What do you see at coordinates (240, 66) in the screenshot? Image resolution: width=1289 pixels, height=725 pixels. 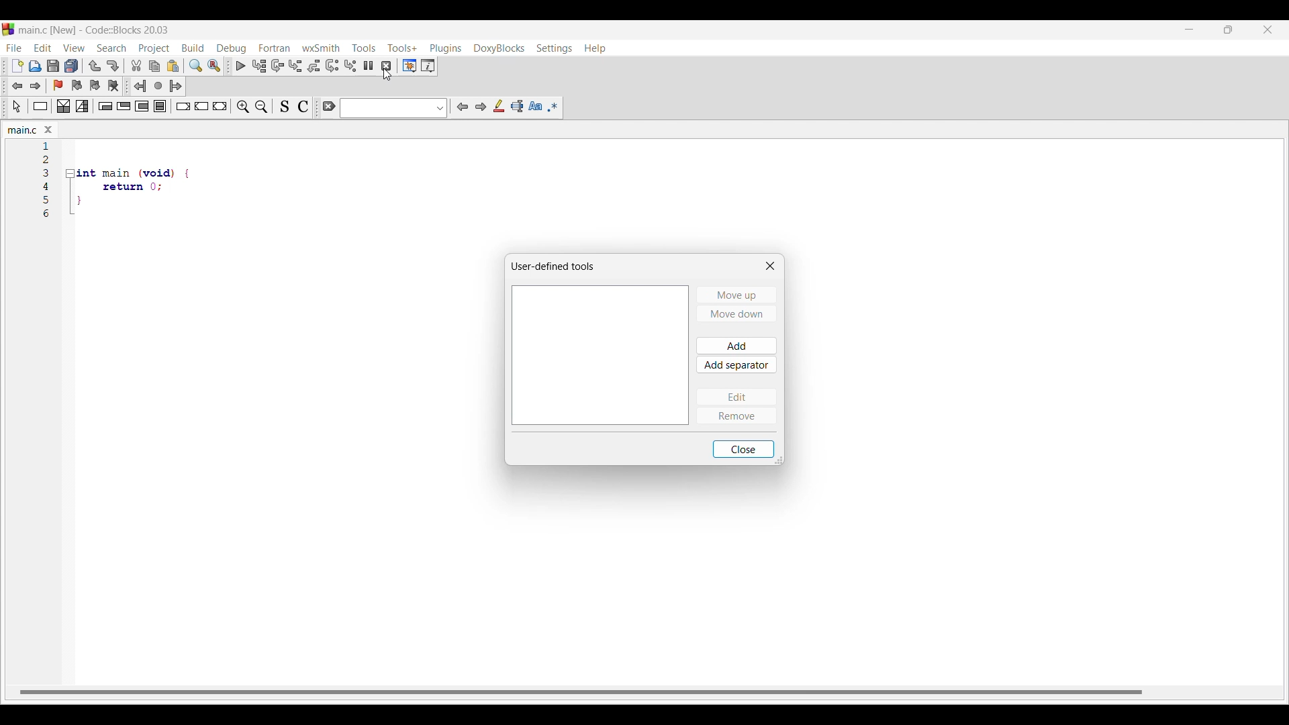 I see `Debug/Continue` at bounding box center [240, 66].